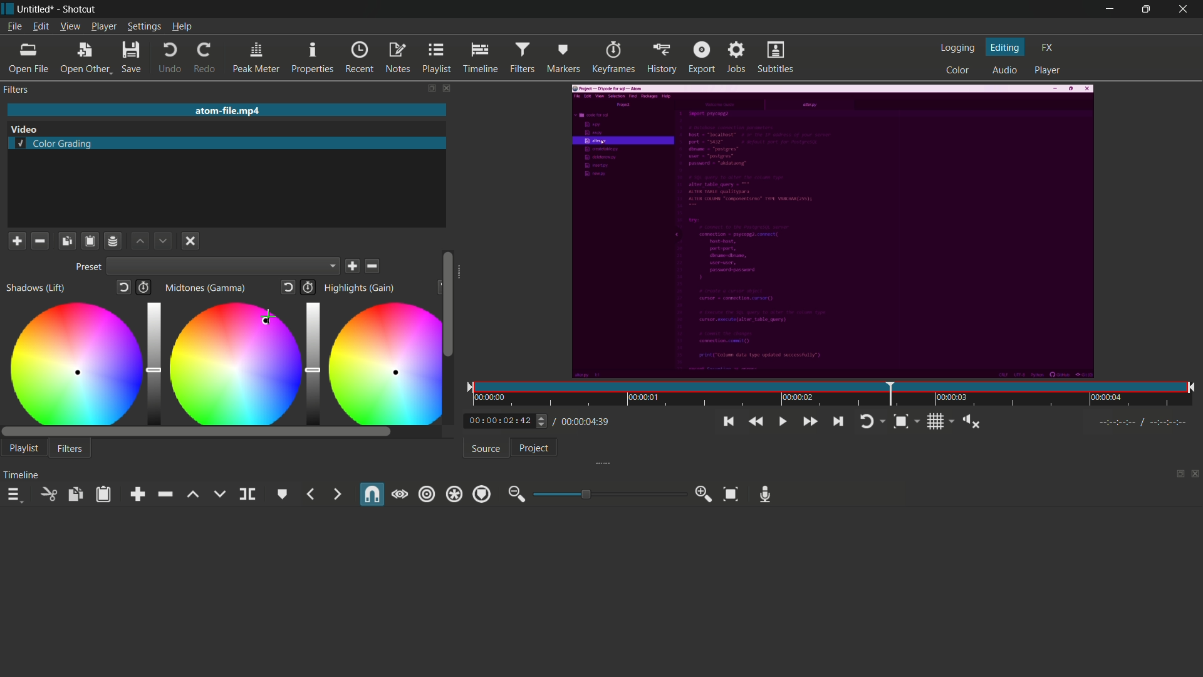  I want to click on filters, so click(16, 90).